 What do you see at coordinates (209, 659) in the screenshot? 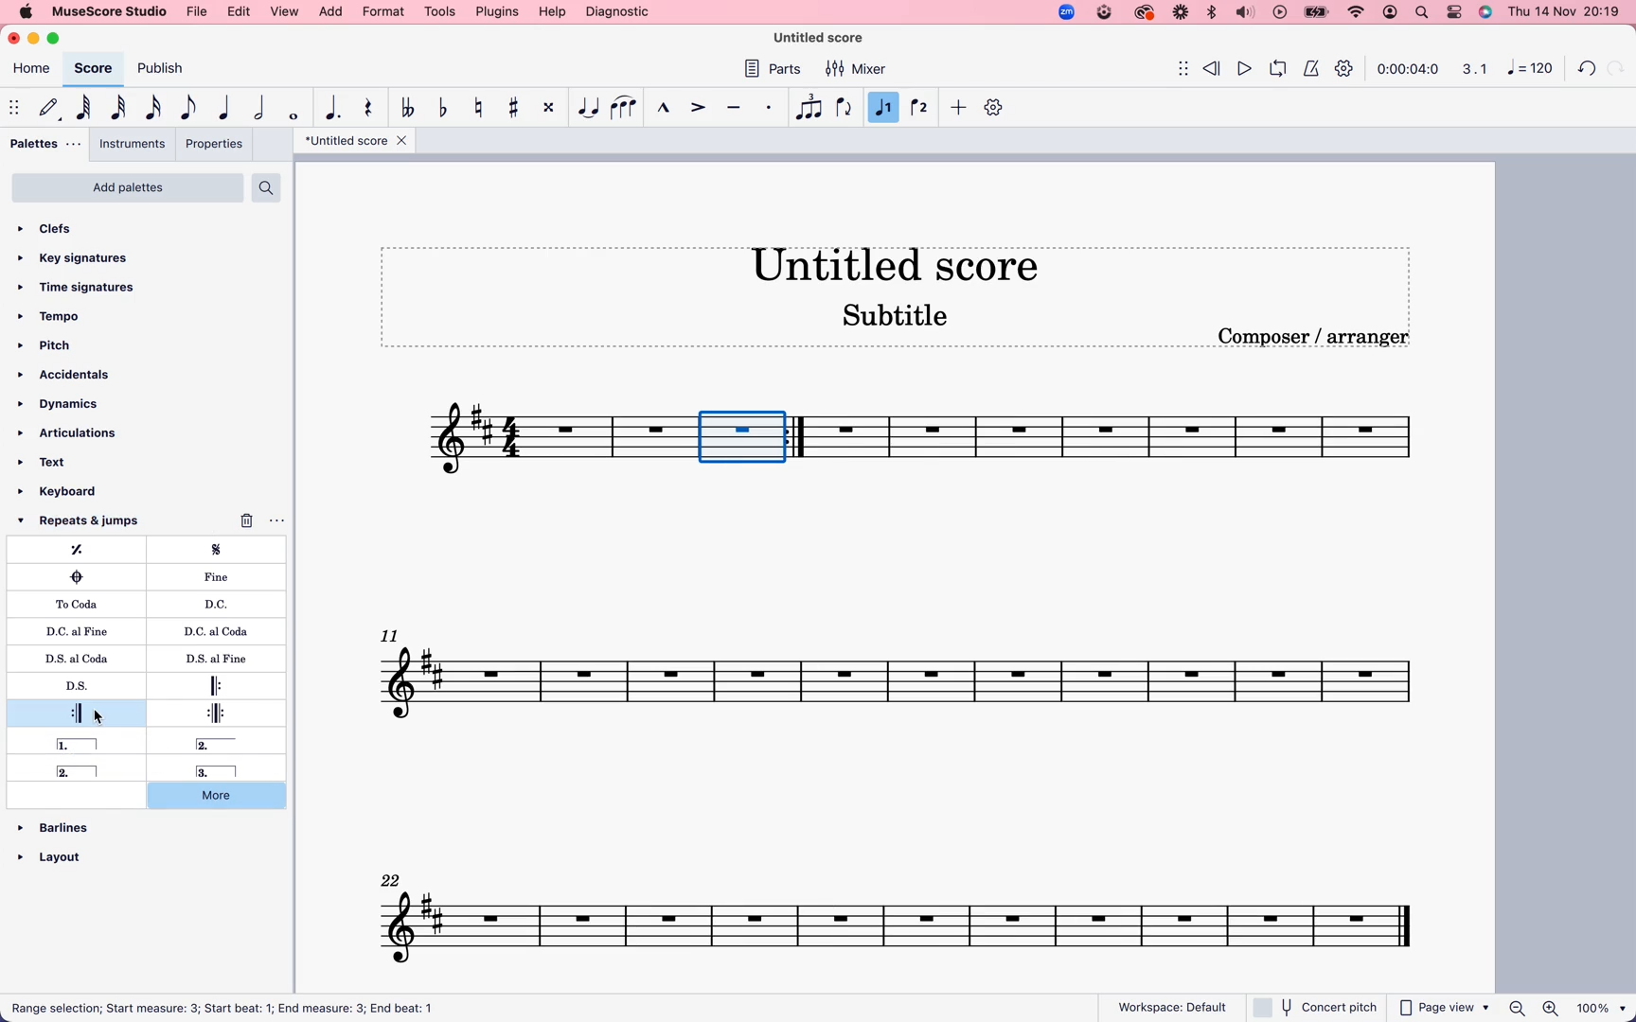
I see `d.s al fine` at bounding box center [209, 659].